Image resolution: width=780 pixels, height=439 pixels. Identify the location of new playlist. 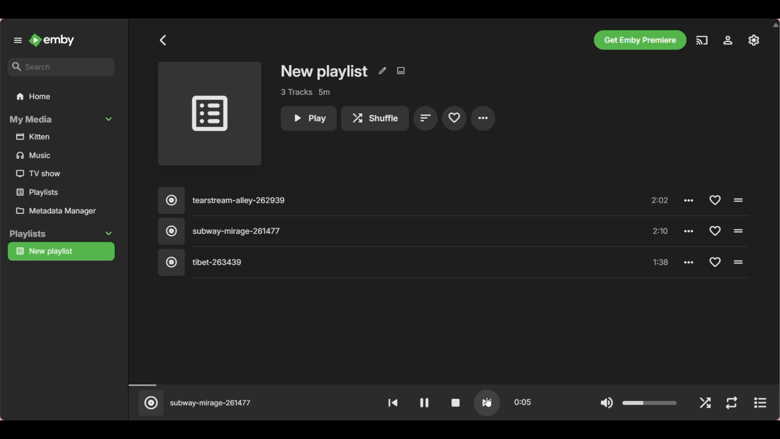
(48, 253).